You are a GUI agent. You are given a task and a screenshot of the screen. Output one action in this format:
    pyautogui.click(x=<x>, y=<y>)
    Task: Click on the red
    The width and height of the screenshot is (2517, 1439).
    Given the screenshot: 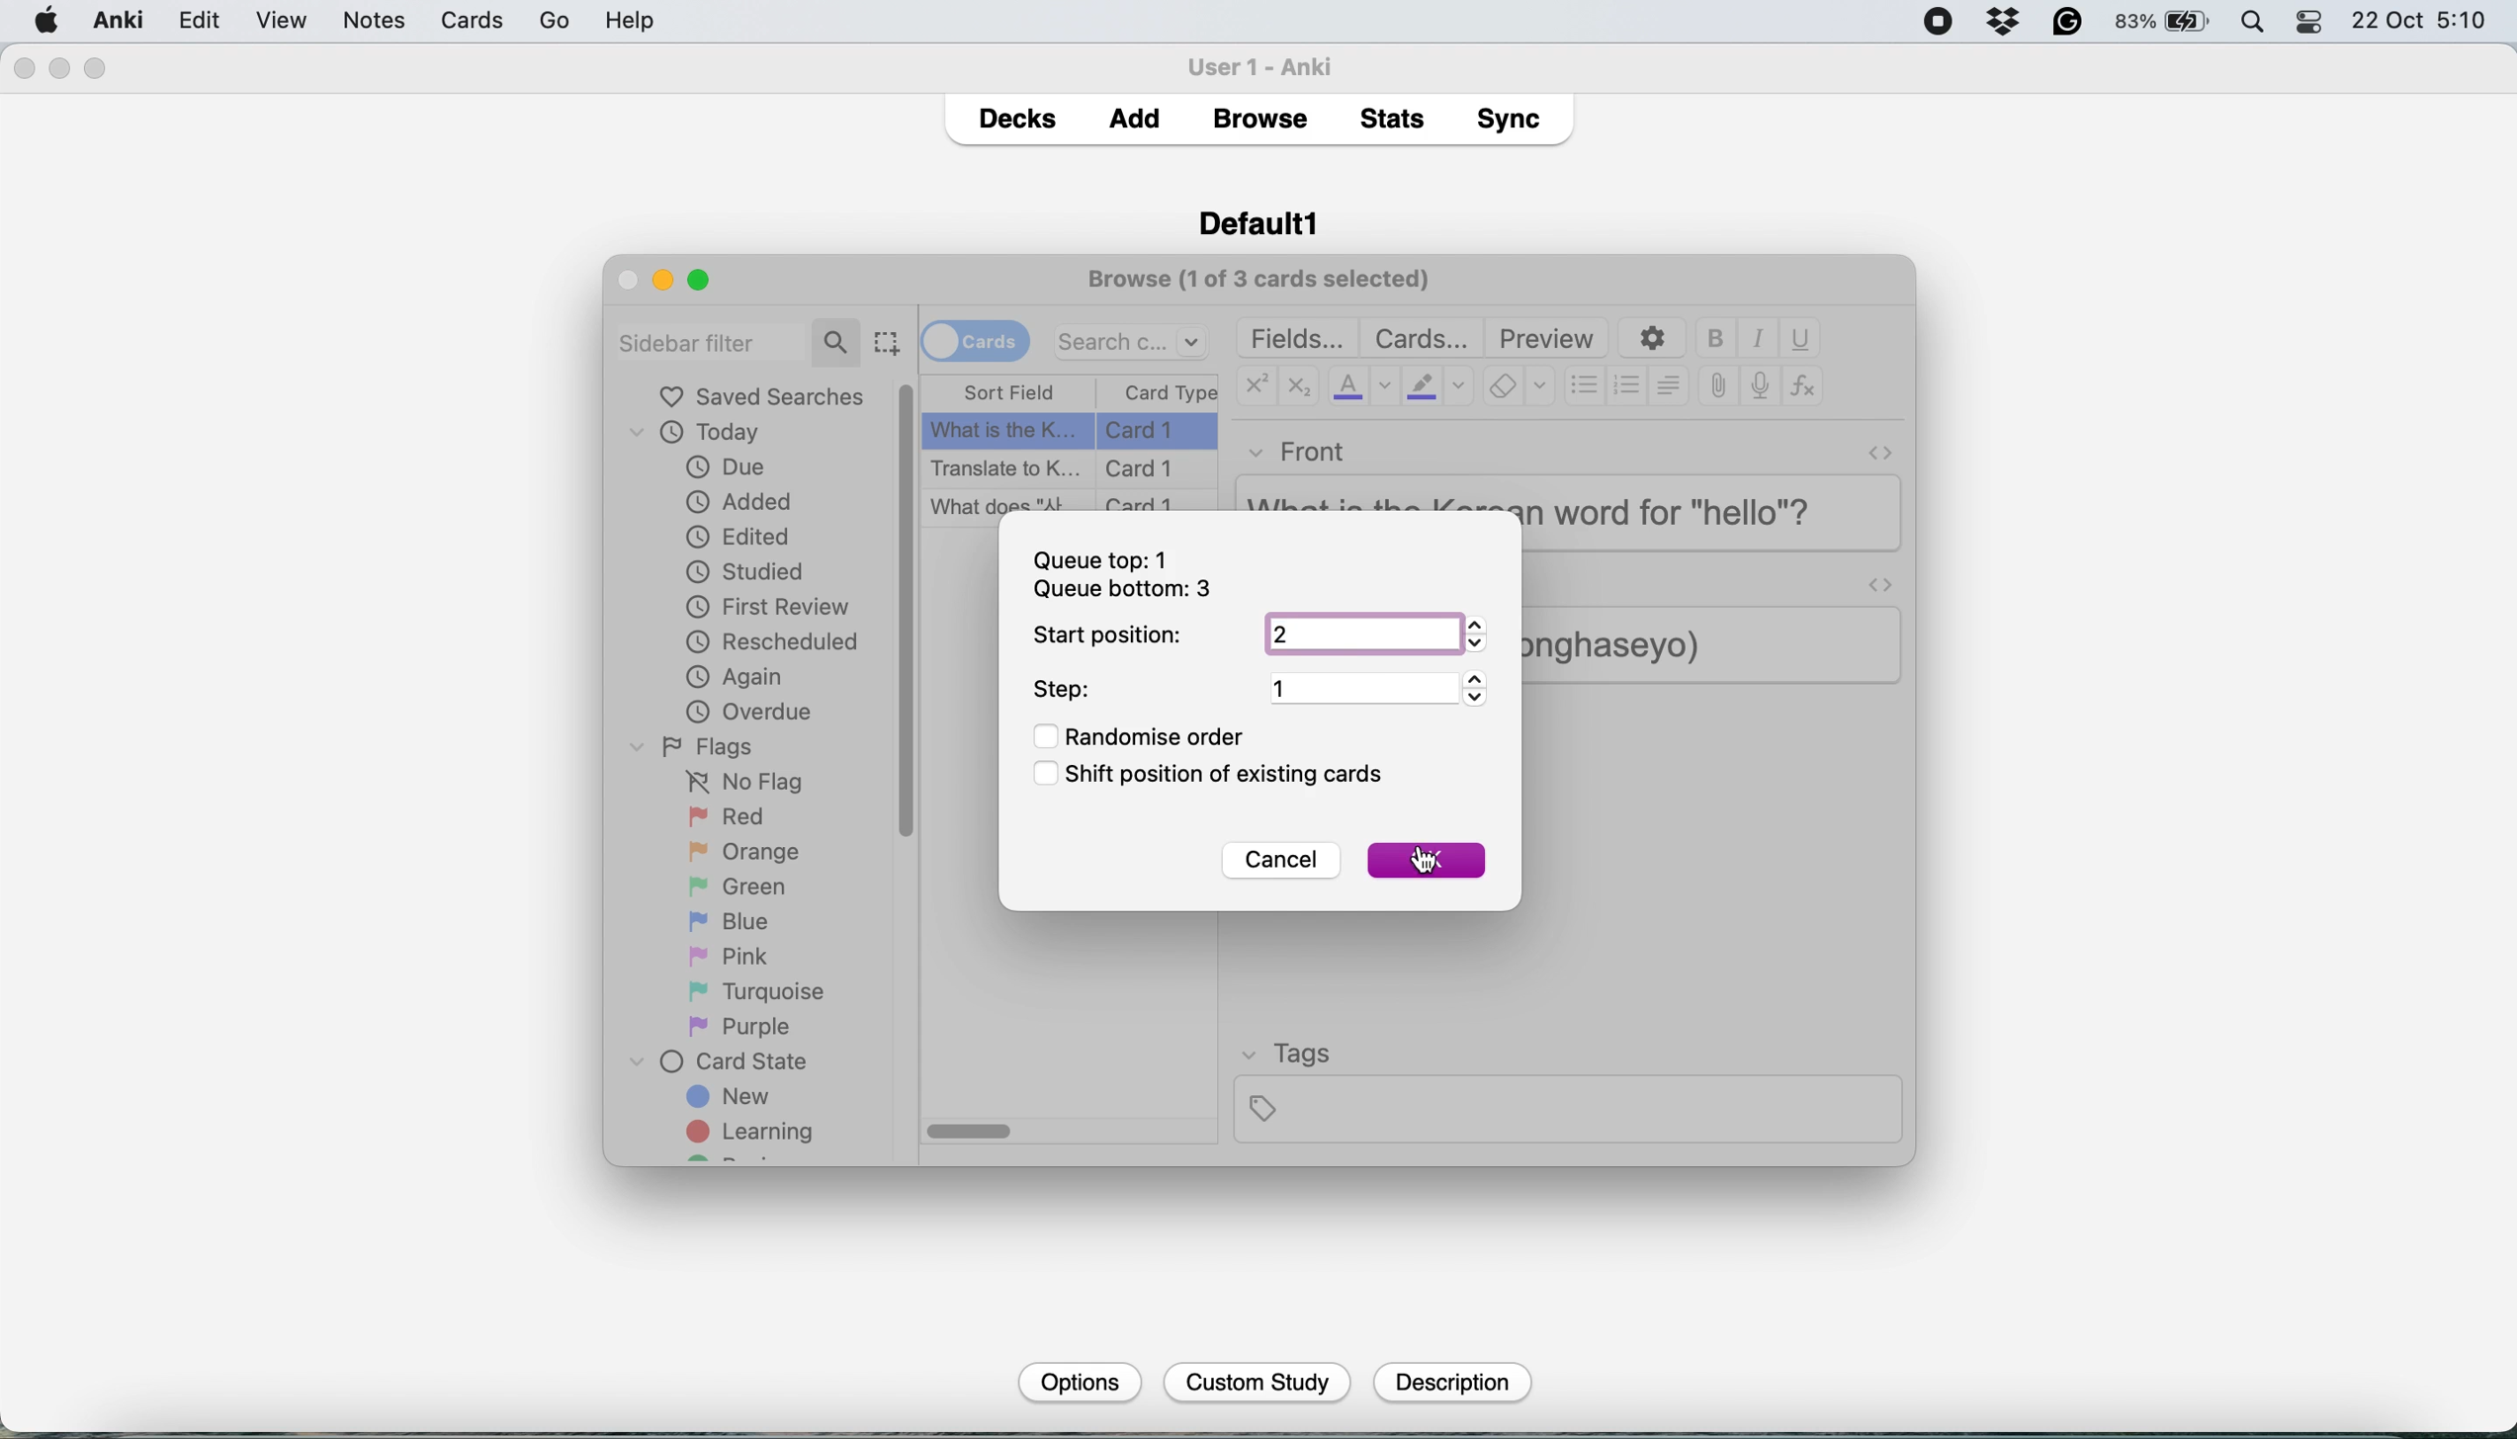 What is the action you would take?
    pyautogui.click(x=731, y=818)
    